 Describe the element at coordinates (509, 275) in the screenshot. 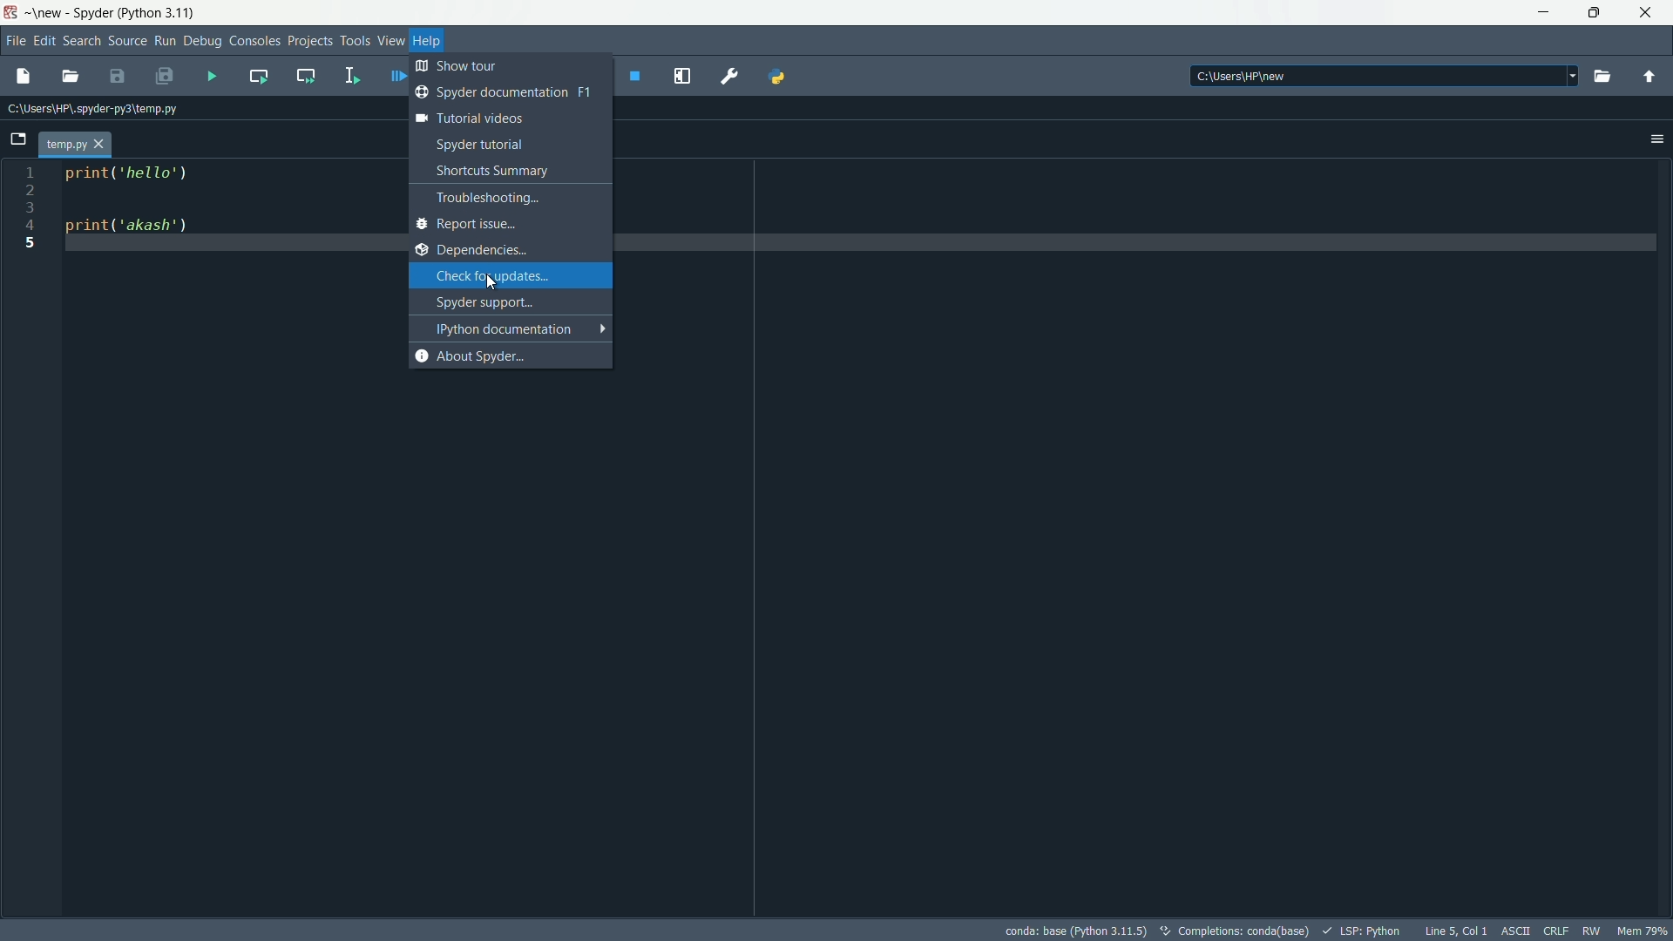

I see `check for updates` at that location.